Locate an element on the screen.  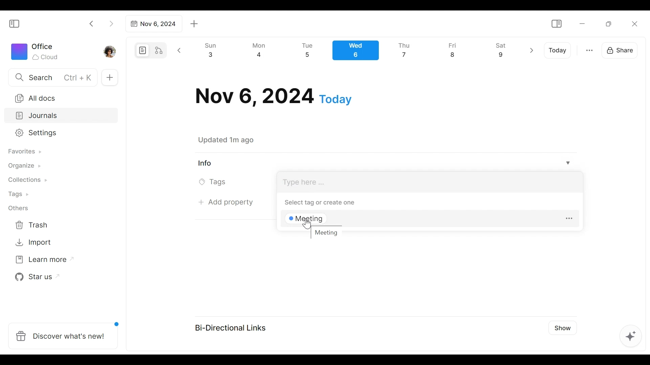
Add new  is located at coordinates (109, 78).